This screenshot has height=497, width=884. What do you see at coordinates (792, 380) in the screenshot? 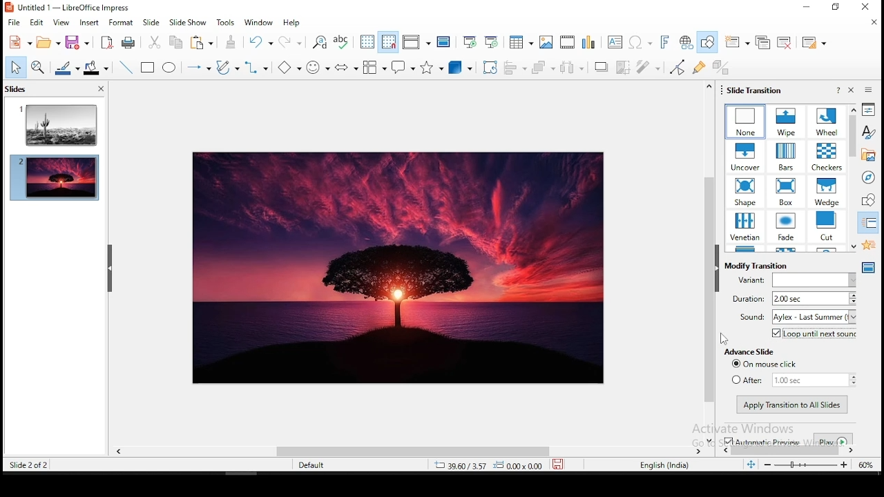
I see `after 1.00 sec` at bounding box center [792, 380].